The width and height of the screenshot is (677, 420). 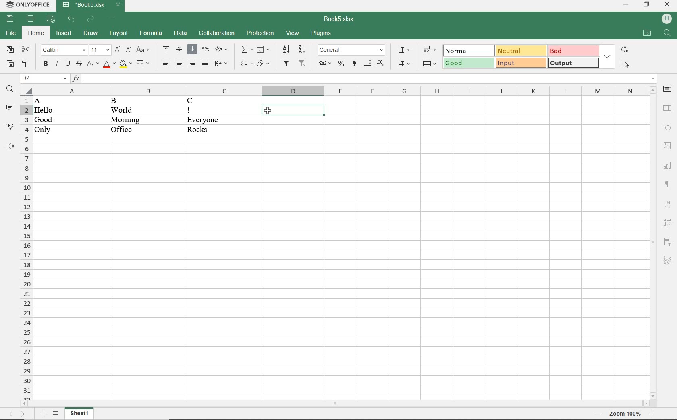 What do you see at coordinates (63, 50) in the screenshot?
I see `font` at bounding box center [63, 50].